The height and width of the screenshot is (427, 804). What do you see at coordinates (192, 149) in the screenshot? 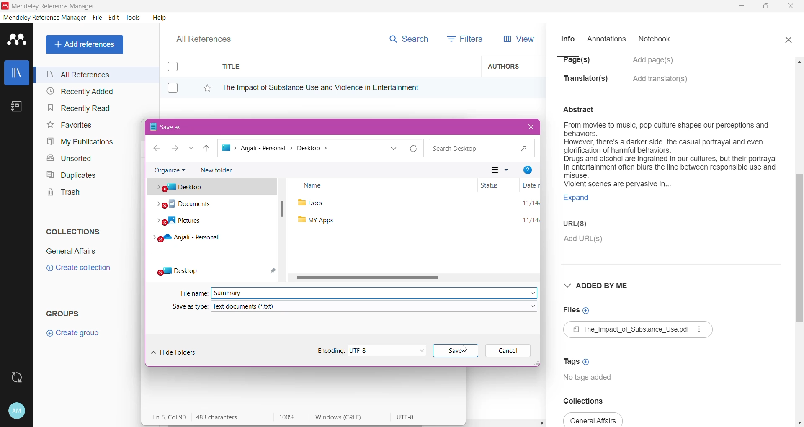
I see `Recent locations` at bounding box center [192, 149].